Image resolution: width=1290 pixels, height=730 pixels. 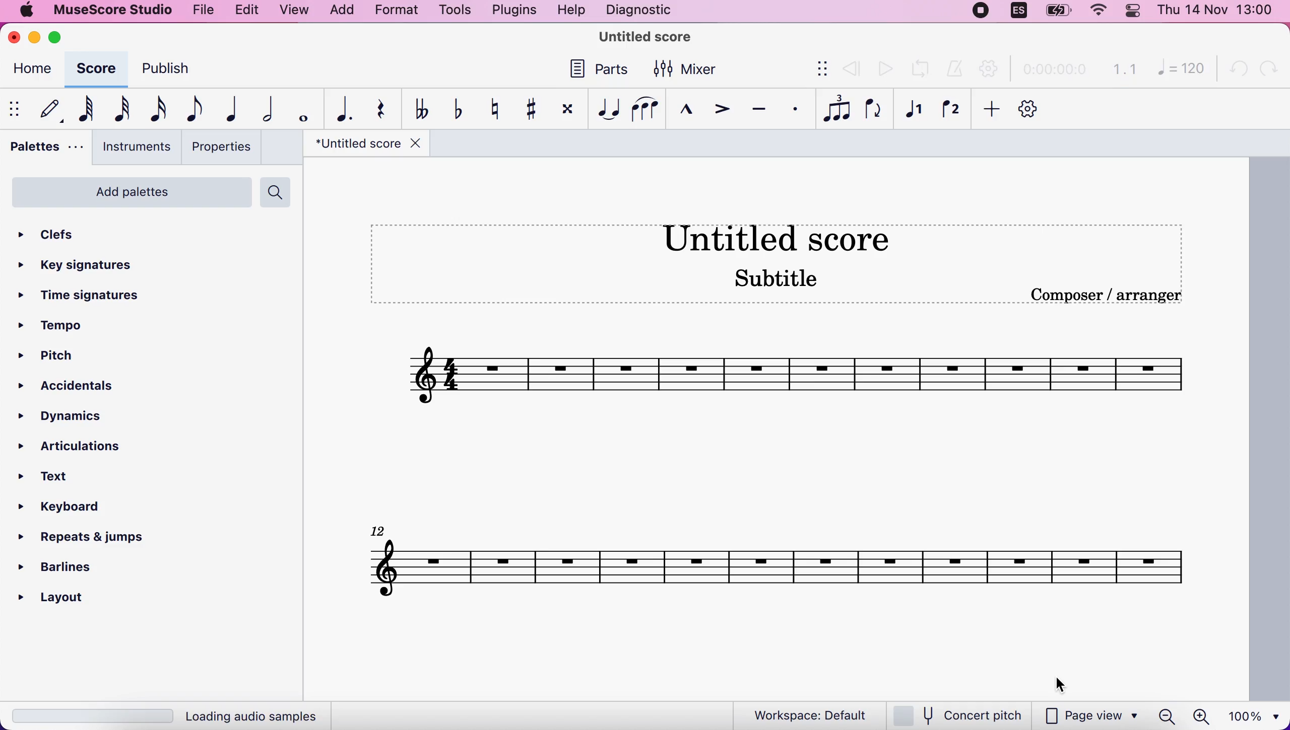 I want to click on customization tool, so click(x=1029, y=109).